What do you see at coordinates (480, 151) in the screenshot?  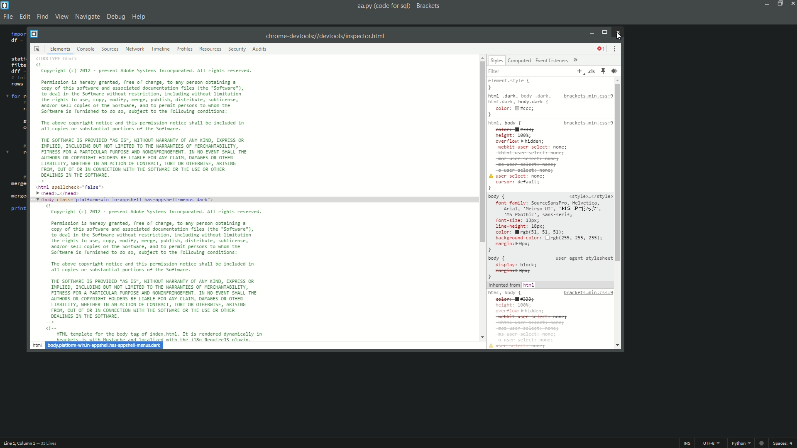 I see `scroll bar` at bounding box center [480, 151].